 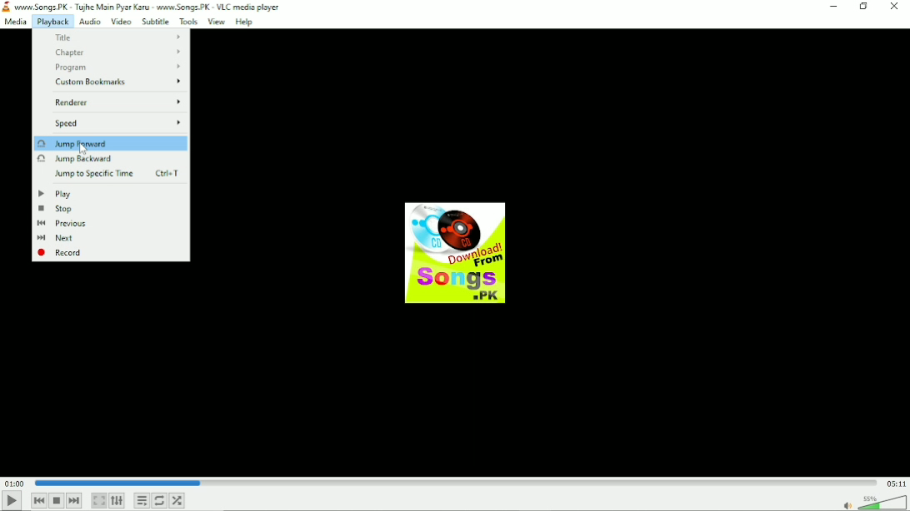 I want to click on Volume, so click(x=872, y=501).